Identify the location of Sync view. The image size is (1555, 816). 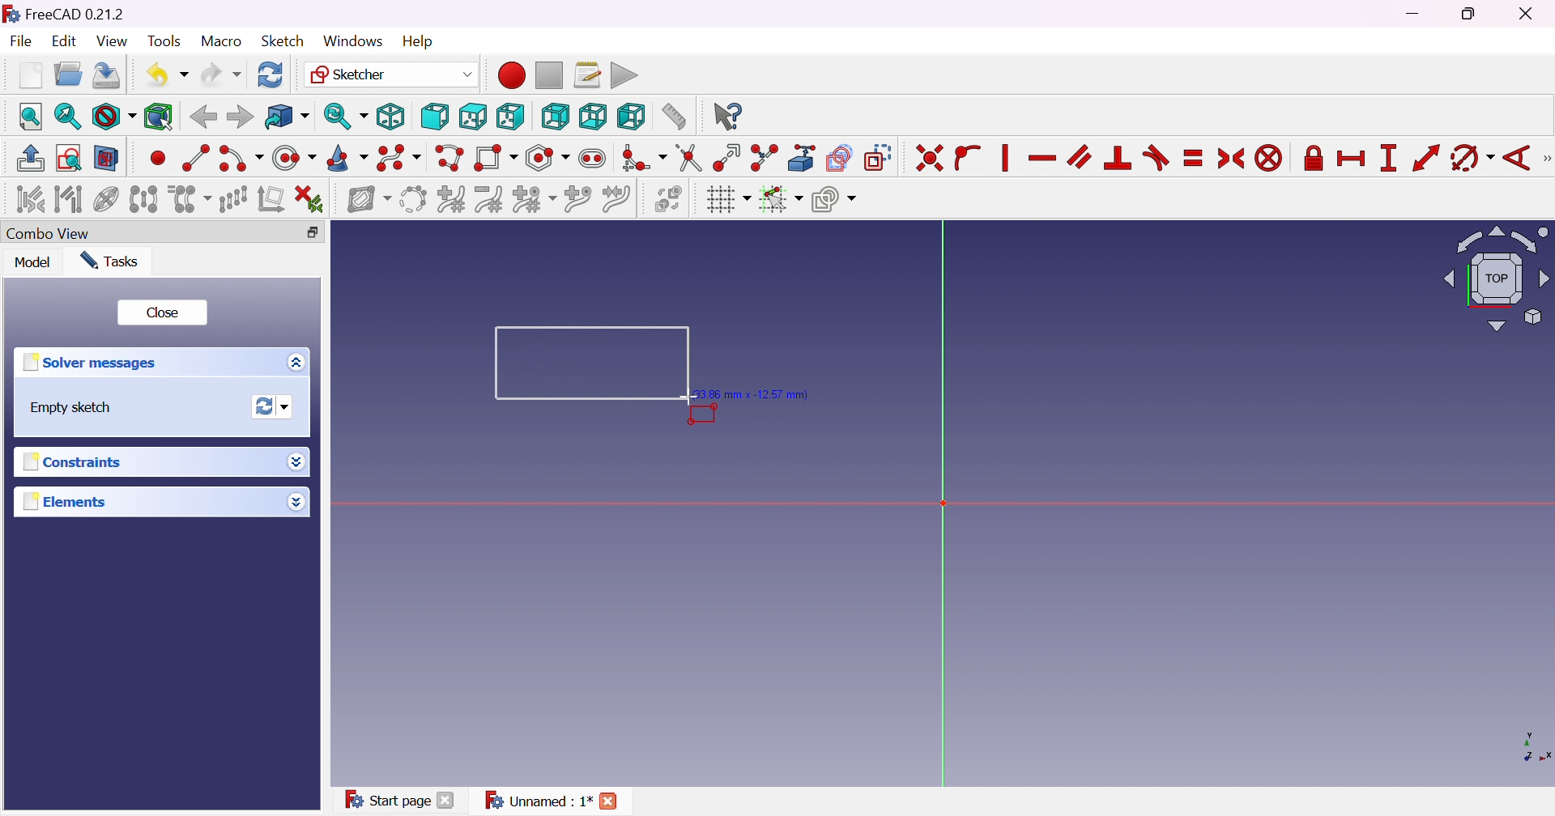
(346, 117).